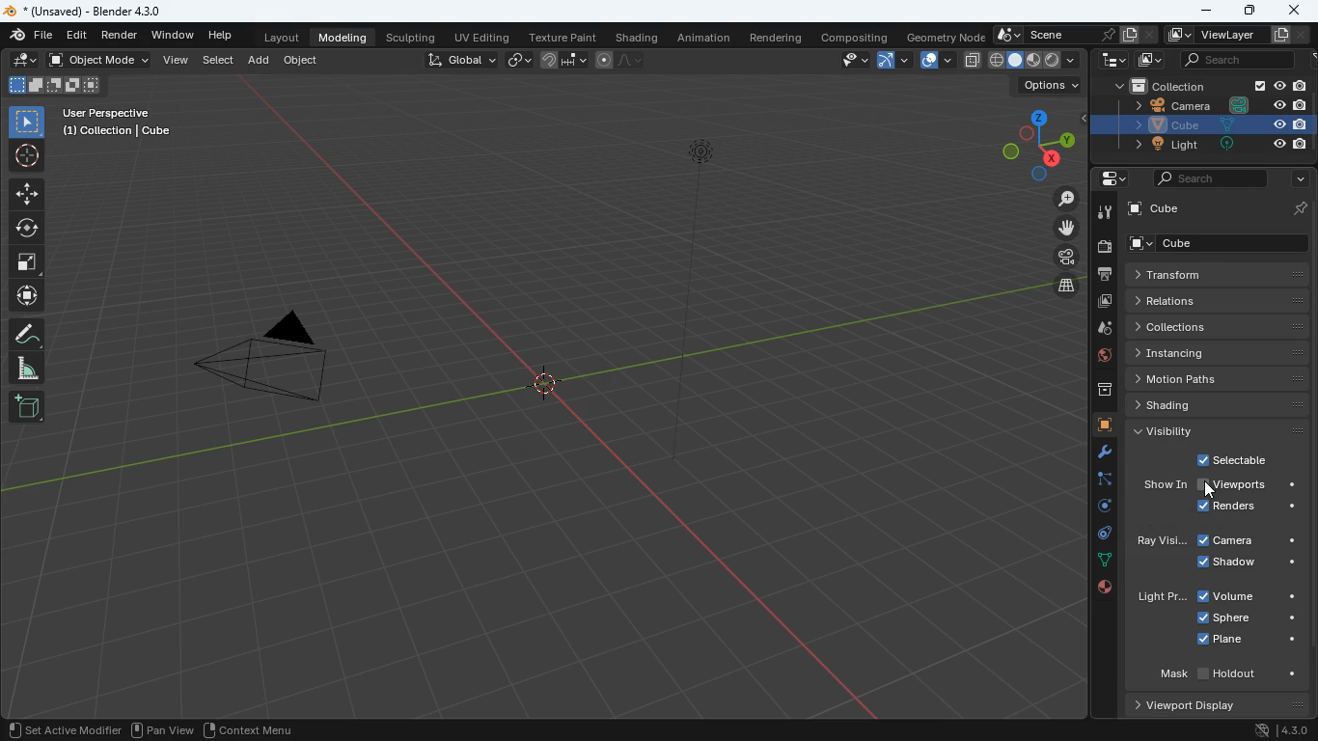 This screenshot has width=1318, height=741. I want to click on minimize, so click(1202, 12).